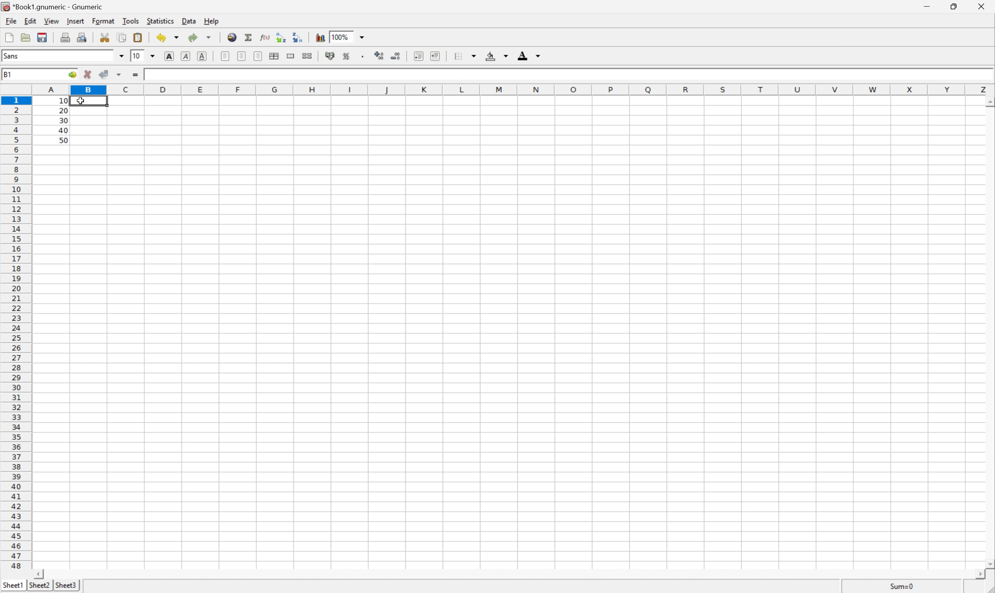 This screenshot has width=995, height=593. I want to click on Set the format of the selected cells to include a thousands separator, so click(360, 57).